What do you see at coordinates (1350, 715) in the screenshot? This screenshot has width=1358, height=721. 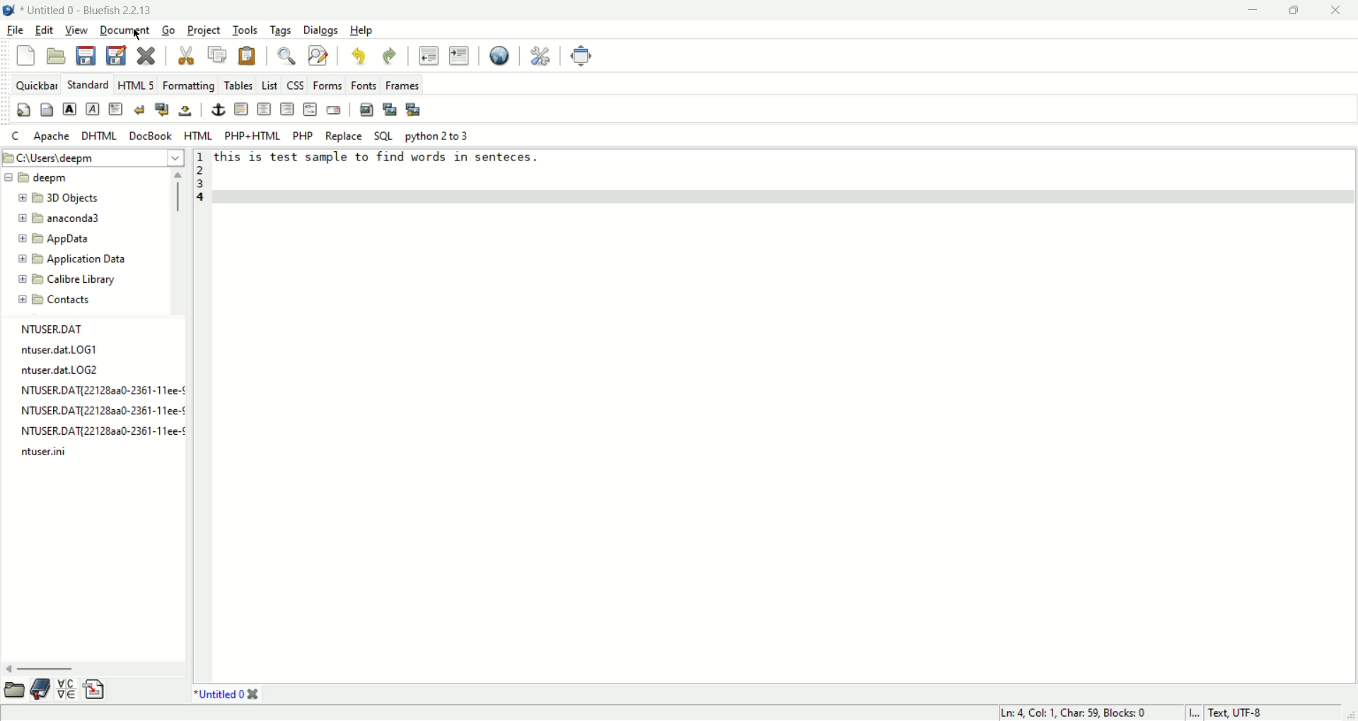 I see `Drag to change size` at bounding box center [1350, 715].